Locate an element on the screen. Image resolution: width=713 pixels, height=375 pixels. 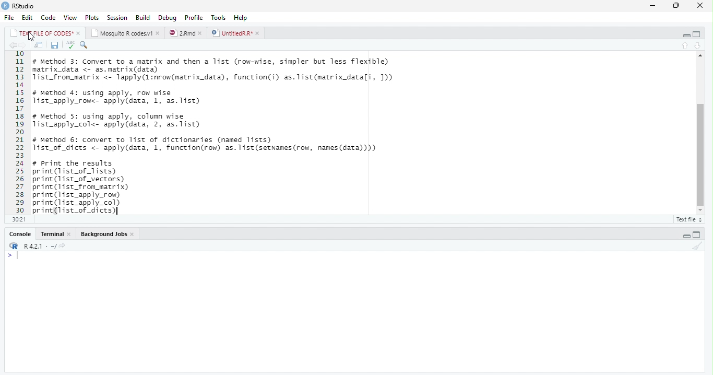
Full Height is located at coordinates (698, 34).